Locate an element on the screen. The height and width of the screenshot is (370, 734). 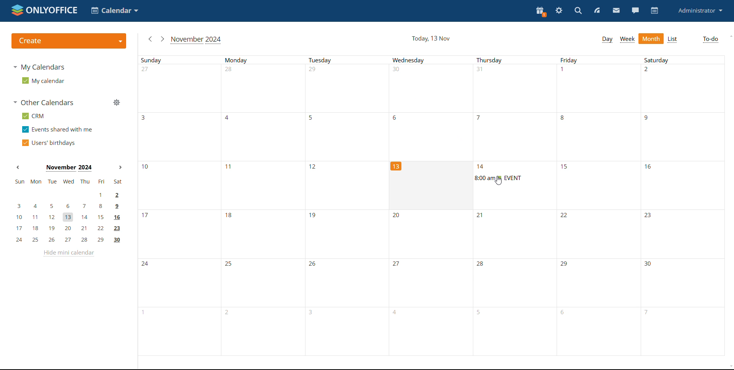
my calendars is located at coordinates (41, 67).